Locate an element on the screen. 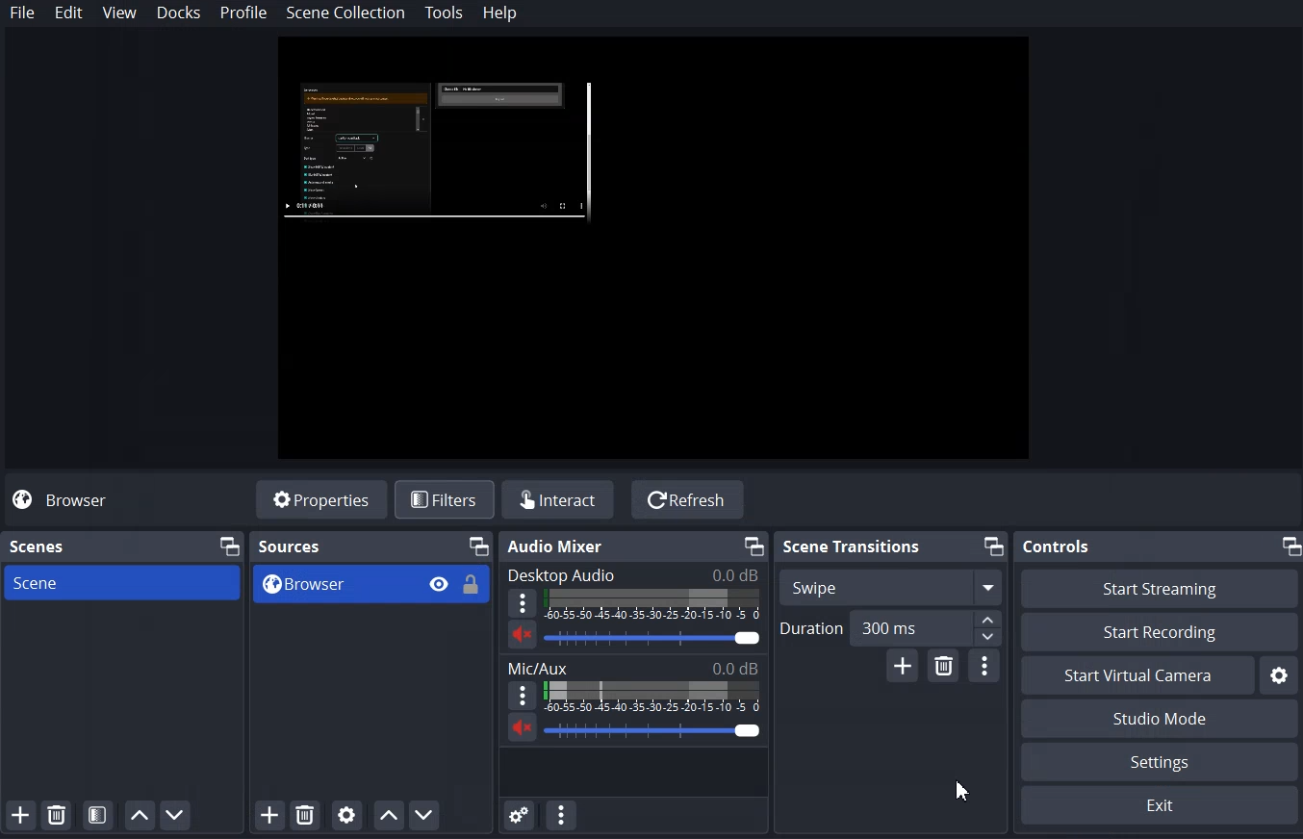 This screenshot has width=1303, height=839. Edit is located at coordinates (70, 13).